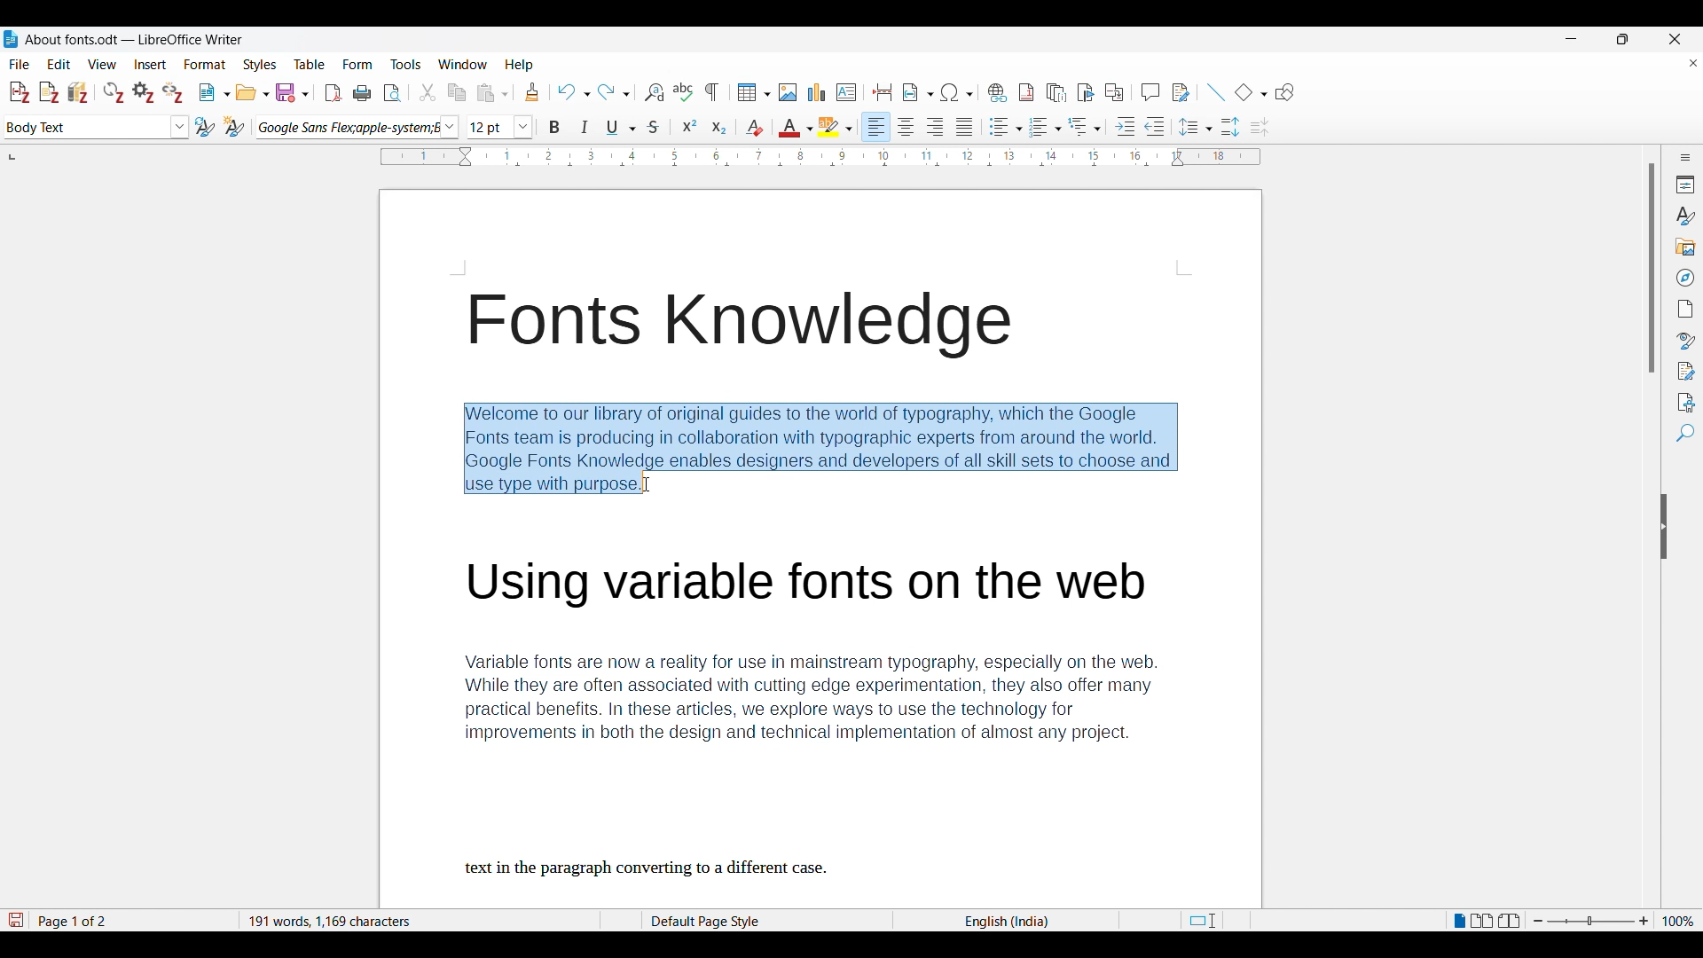 Image resolution: width=1703 pixels, height=958 pixels. I want to click on Clone formatting, so click(532, 91).